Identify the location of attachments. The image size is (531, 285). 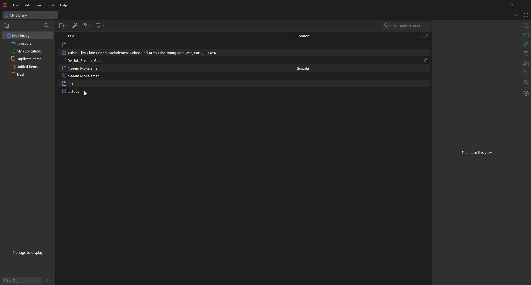
(425, 36).